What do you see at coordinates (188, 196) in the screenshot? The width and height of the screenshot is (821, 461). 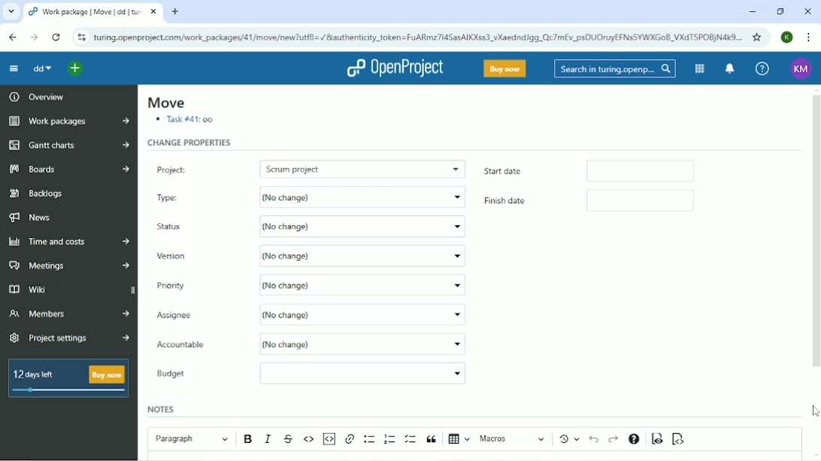 I see `Type` at bounding box center [188, 196].